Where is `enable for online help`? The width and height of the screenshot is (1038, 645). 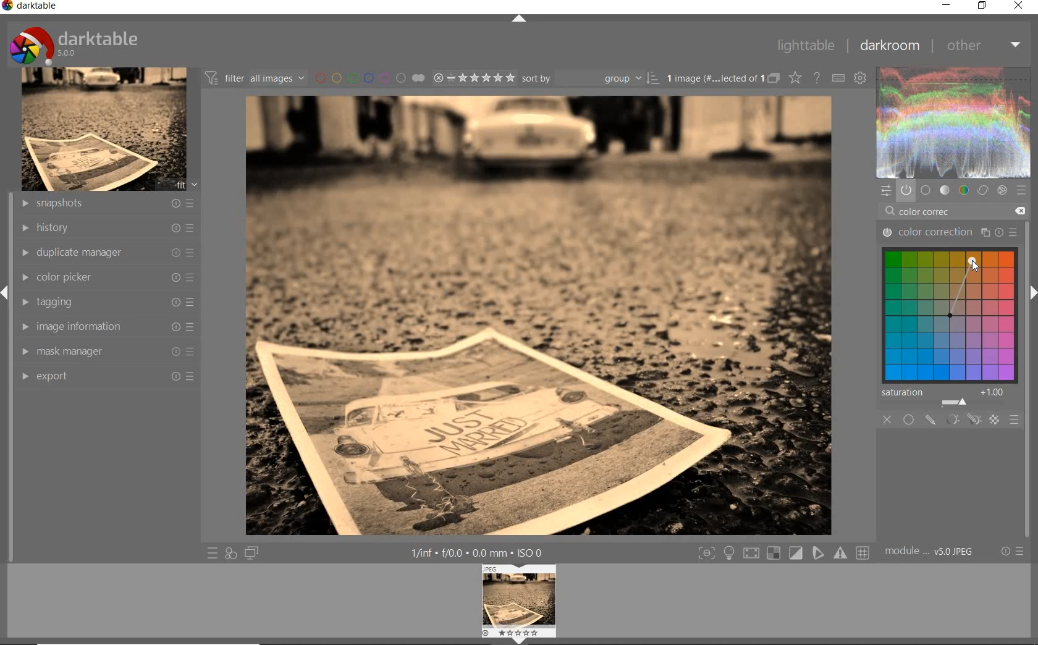
enable for online help is located at coordinates (817, 77).